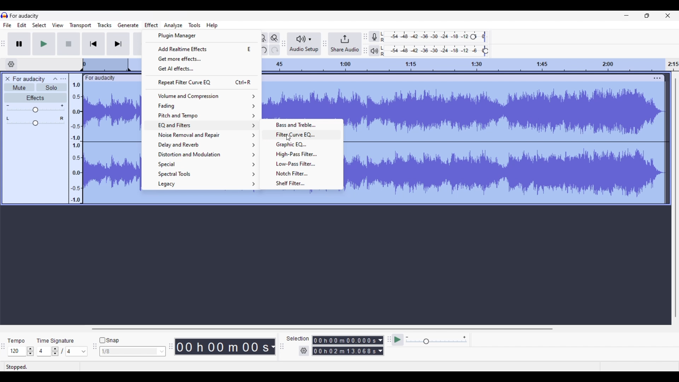 The width and height of the screenshot is (679, 382). Describe the element at coordinates (289, 138) in the screenshot. I see `Cursor clicking on Filter Curve EQ options` at that location.